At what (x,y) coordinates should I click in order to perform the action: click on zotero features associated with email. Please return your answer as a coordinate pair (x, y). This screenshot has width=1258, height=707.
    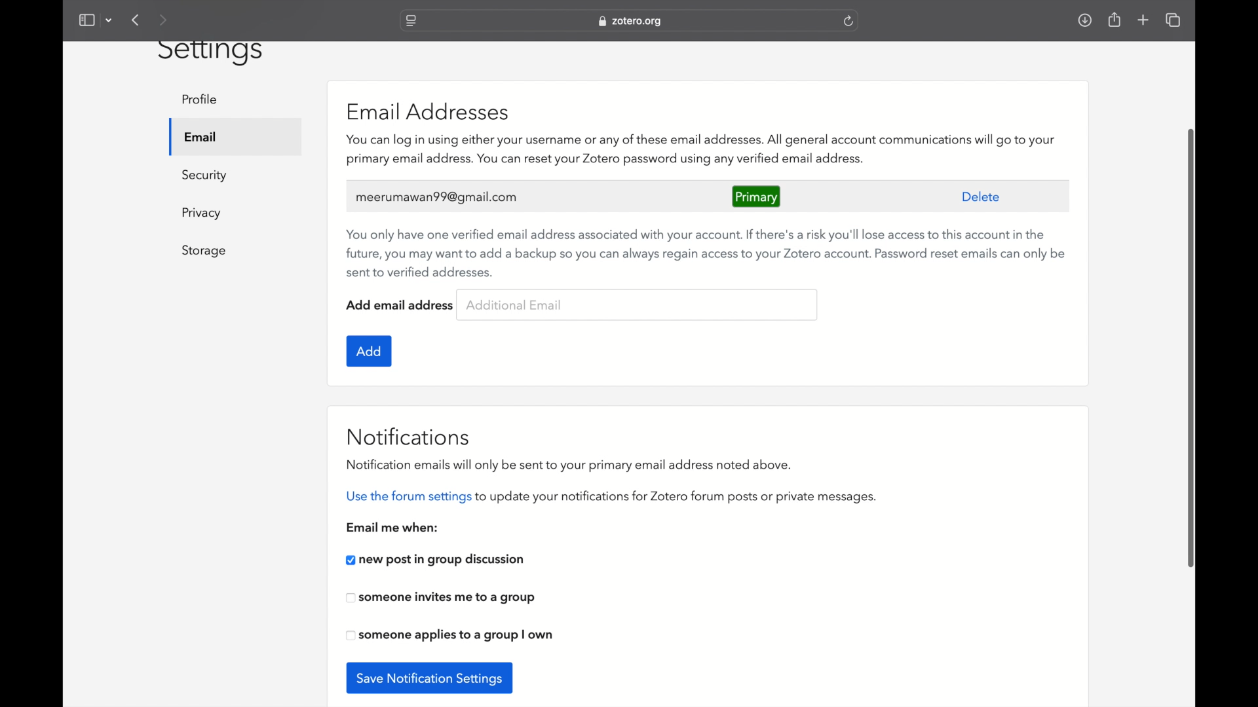
    Looking at the image, I should click on (699, 149).